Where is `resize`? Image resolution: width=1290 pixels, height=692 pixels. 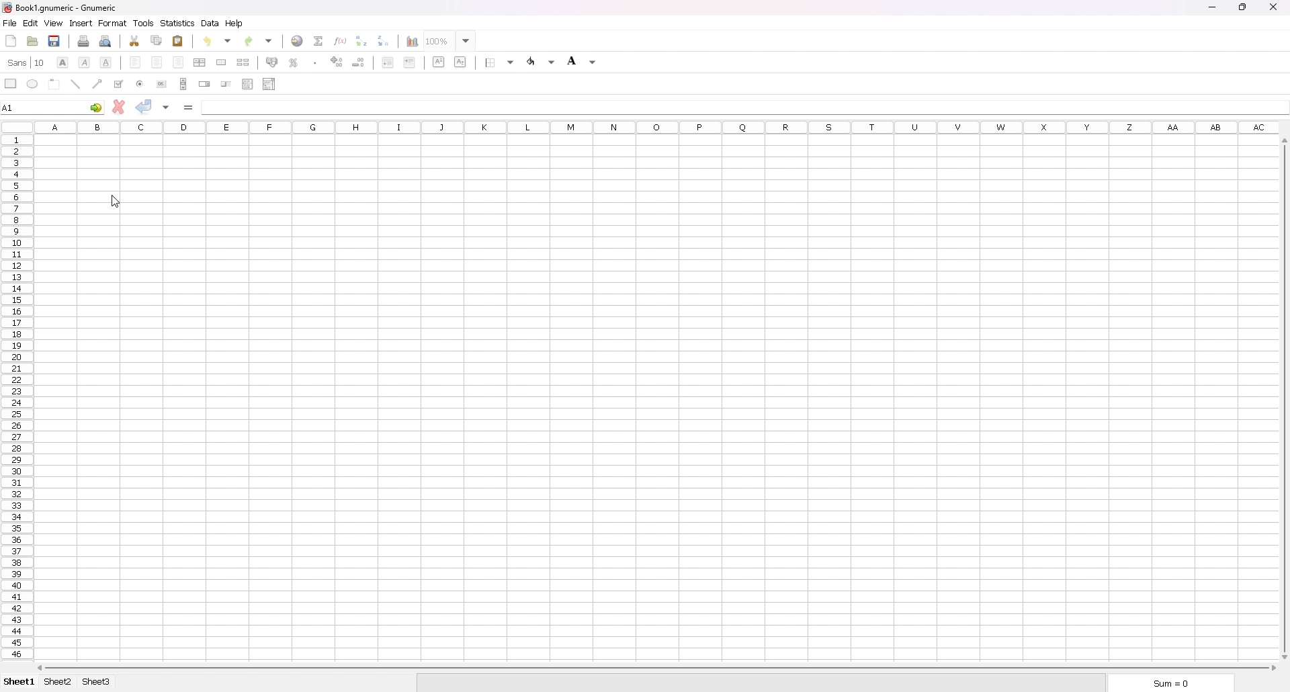
resize is located at coordinates (1242, 7).